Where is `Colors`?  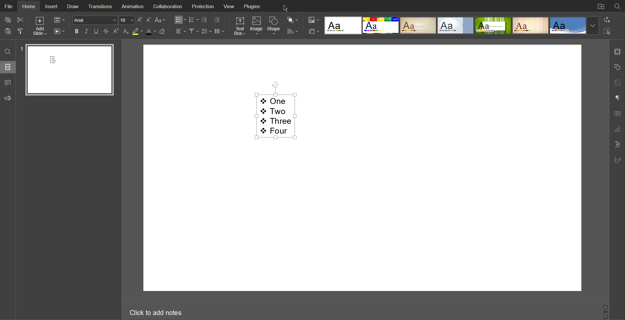
Colors is located at coordinates (313, 20).